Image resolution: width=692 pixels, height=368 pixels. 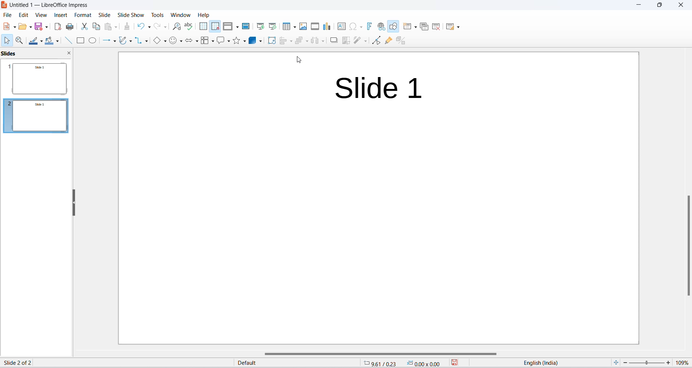 What do you see at coordinates (60, 15) in the screenshot?
I see `insert` at bounding box center [60, 15].